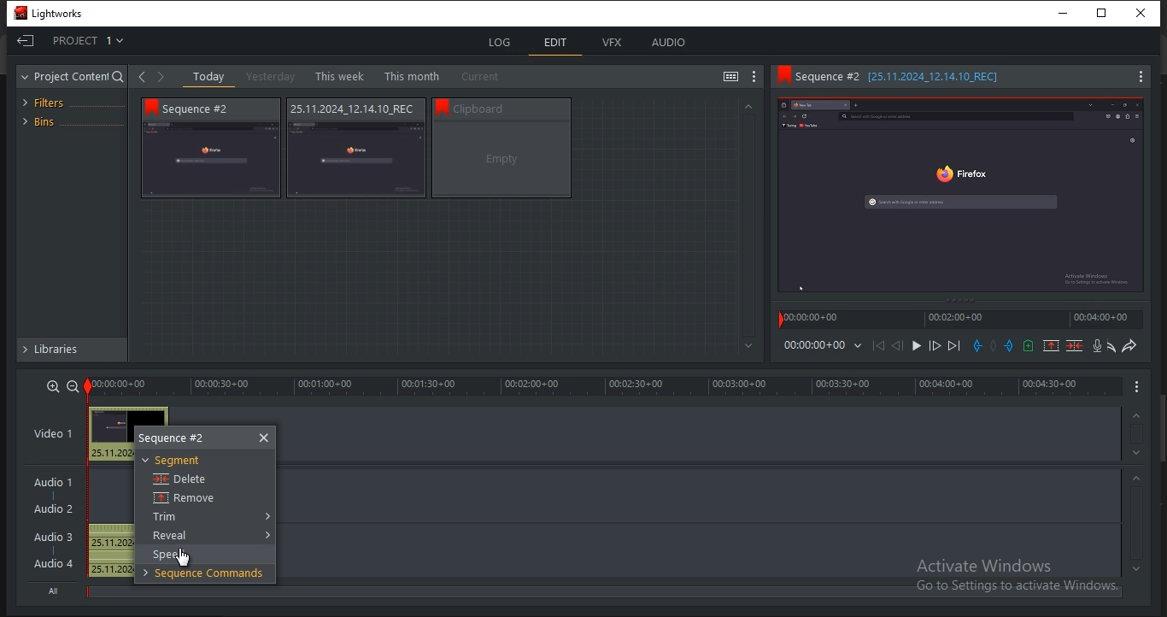 The height and width of the screenshot is (617, 1167). What do you see at coordinates (783, 77) in the screenshot?
I see `Bookmark` at bounding box center [783, 77].